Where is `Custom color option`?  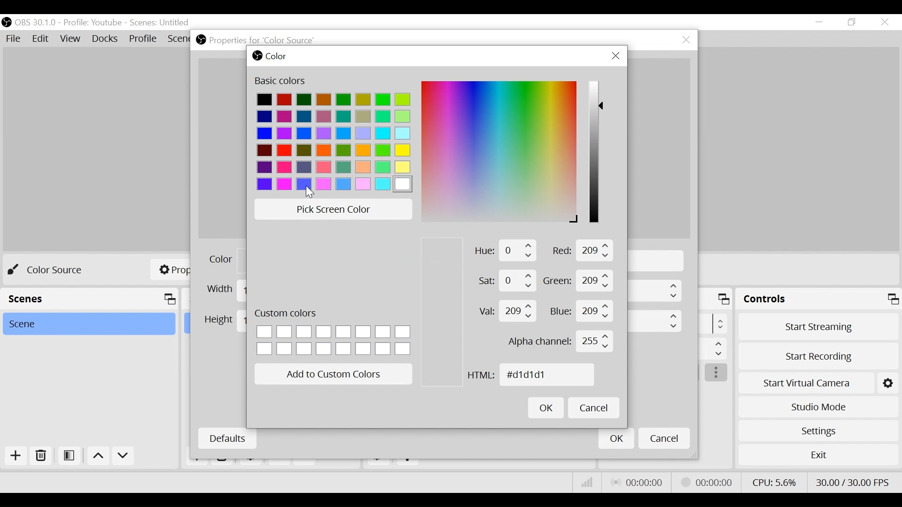
Custom color option is located at coordinates (332, 340).